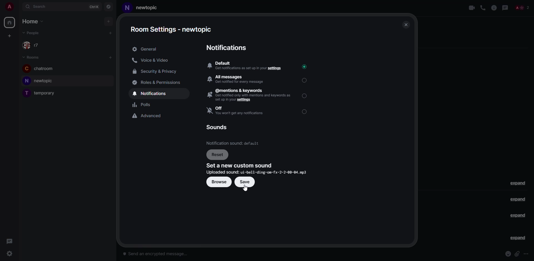 The width and height of the screenshot is (534, 261). I want to click on advanced, so click(149, 116).